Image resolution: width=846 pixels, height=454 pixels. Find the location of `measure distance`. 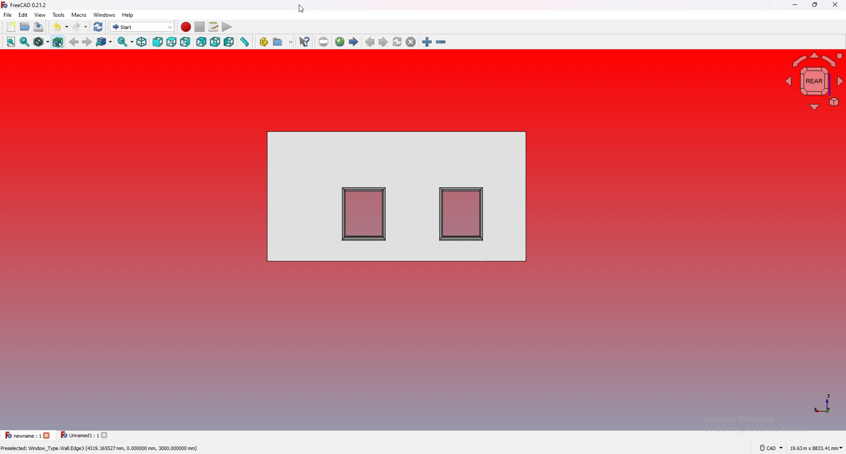

measure distance is located at coordinates (244, 42).